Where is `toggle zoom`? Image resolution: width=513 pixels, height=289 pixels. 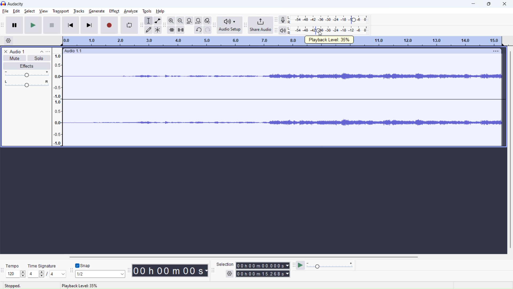 toggle zoom is located at coordinates (207, 20).